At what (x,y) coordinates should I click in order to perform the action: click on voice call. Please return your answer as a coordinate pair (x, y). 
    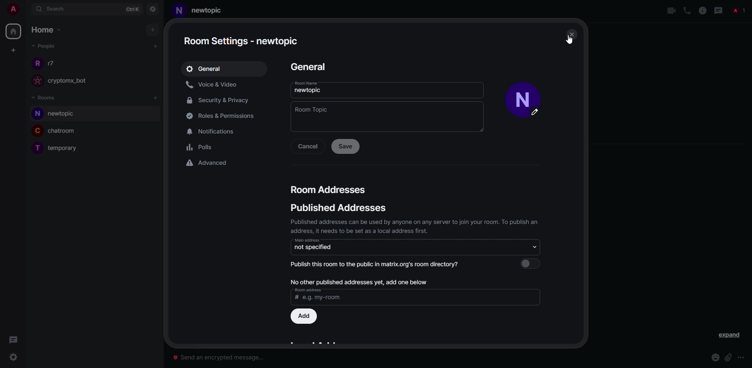
    Looking at the image, I should click on (686, 11).